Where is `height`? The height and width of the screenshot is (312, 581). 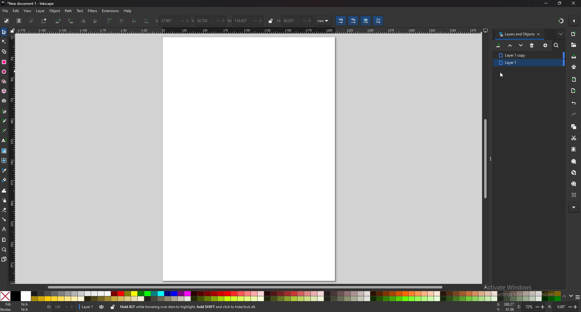
height is located at coordinates (286, 21).